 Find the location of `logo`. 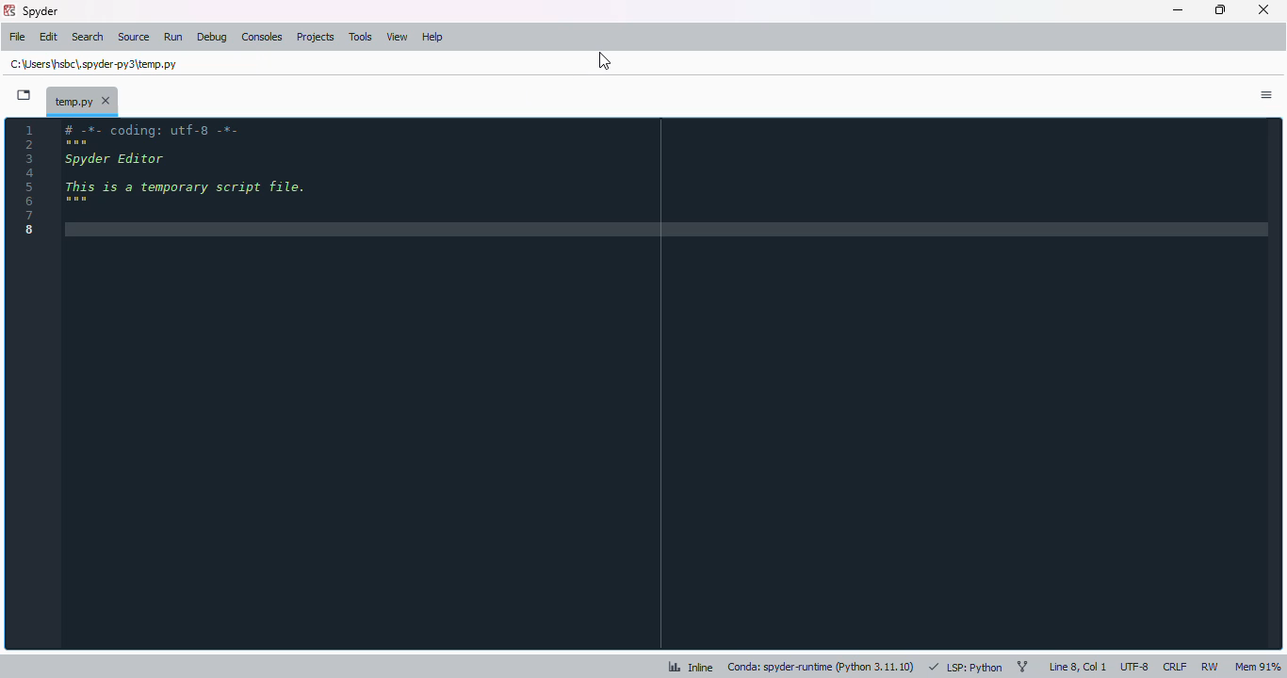

logo is located at coordinates (8, 10).